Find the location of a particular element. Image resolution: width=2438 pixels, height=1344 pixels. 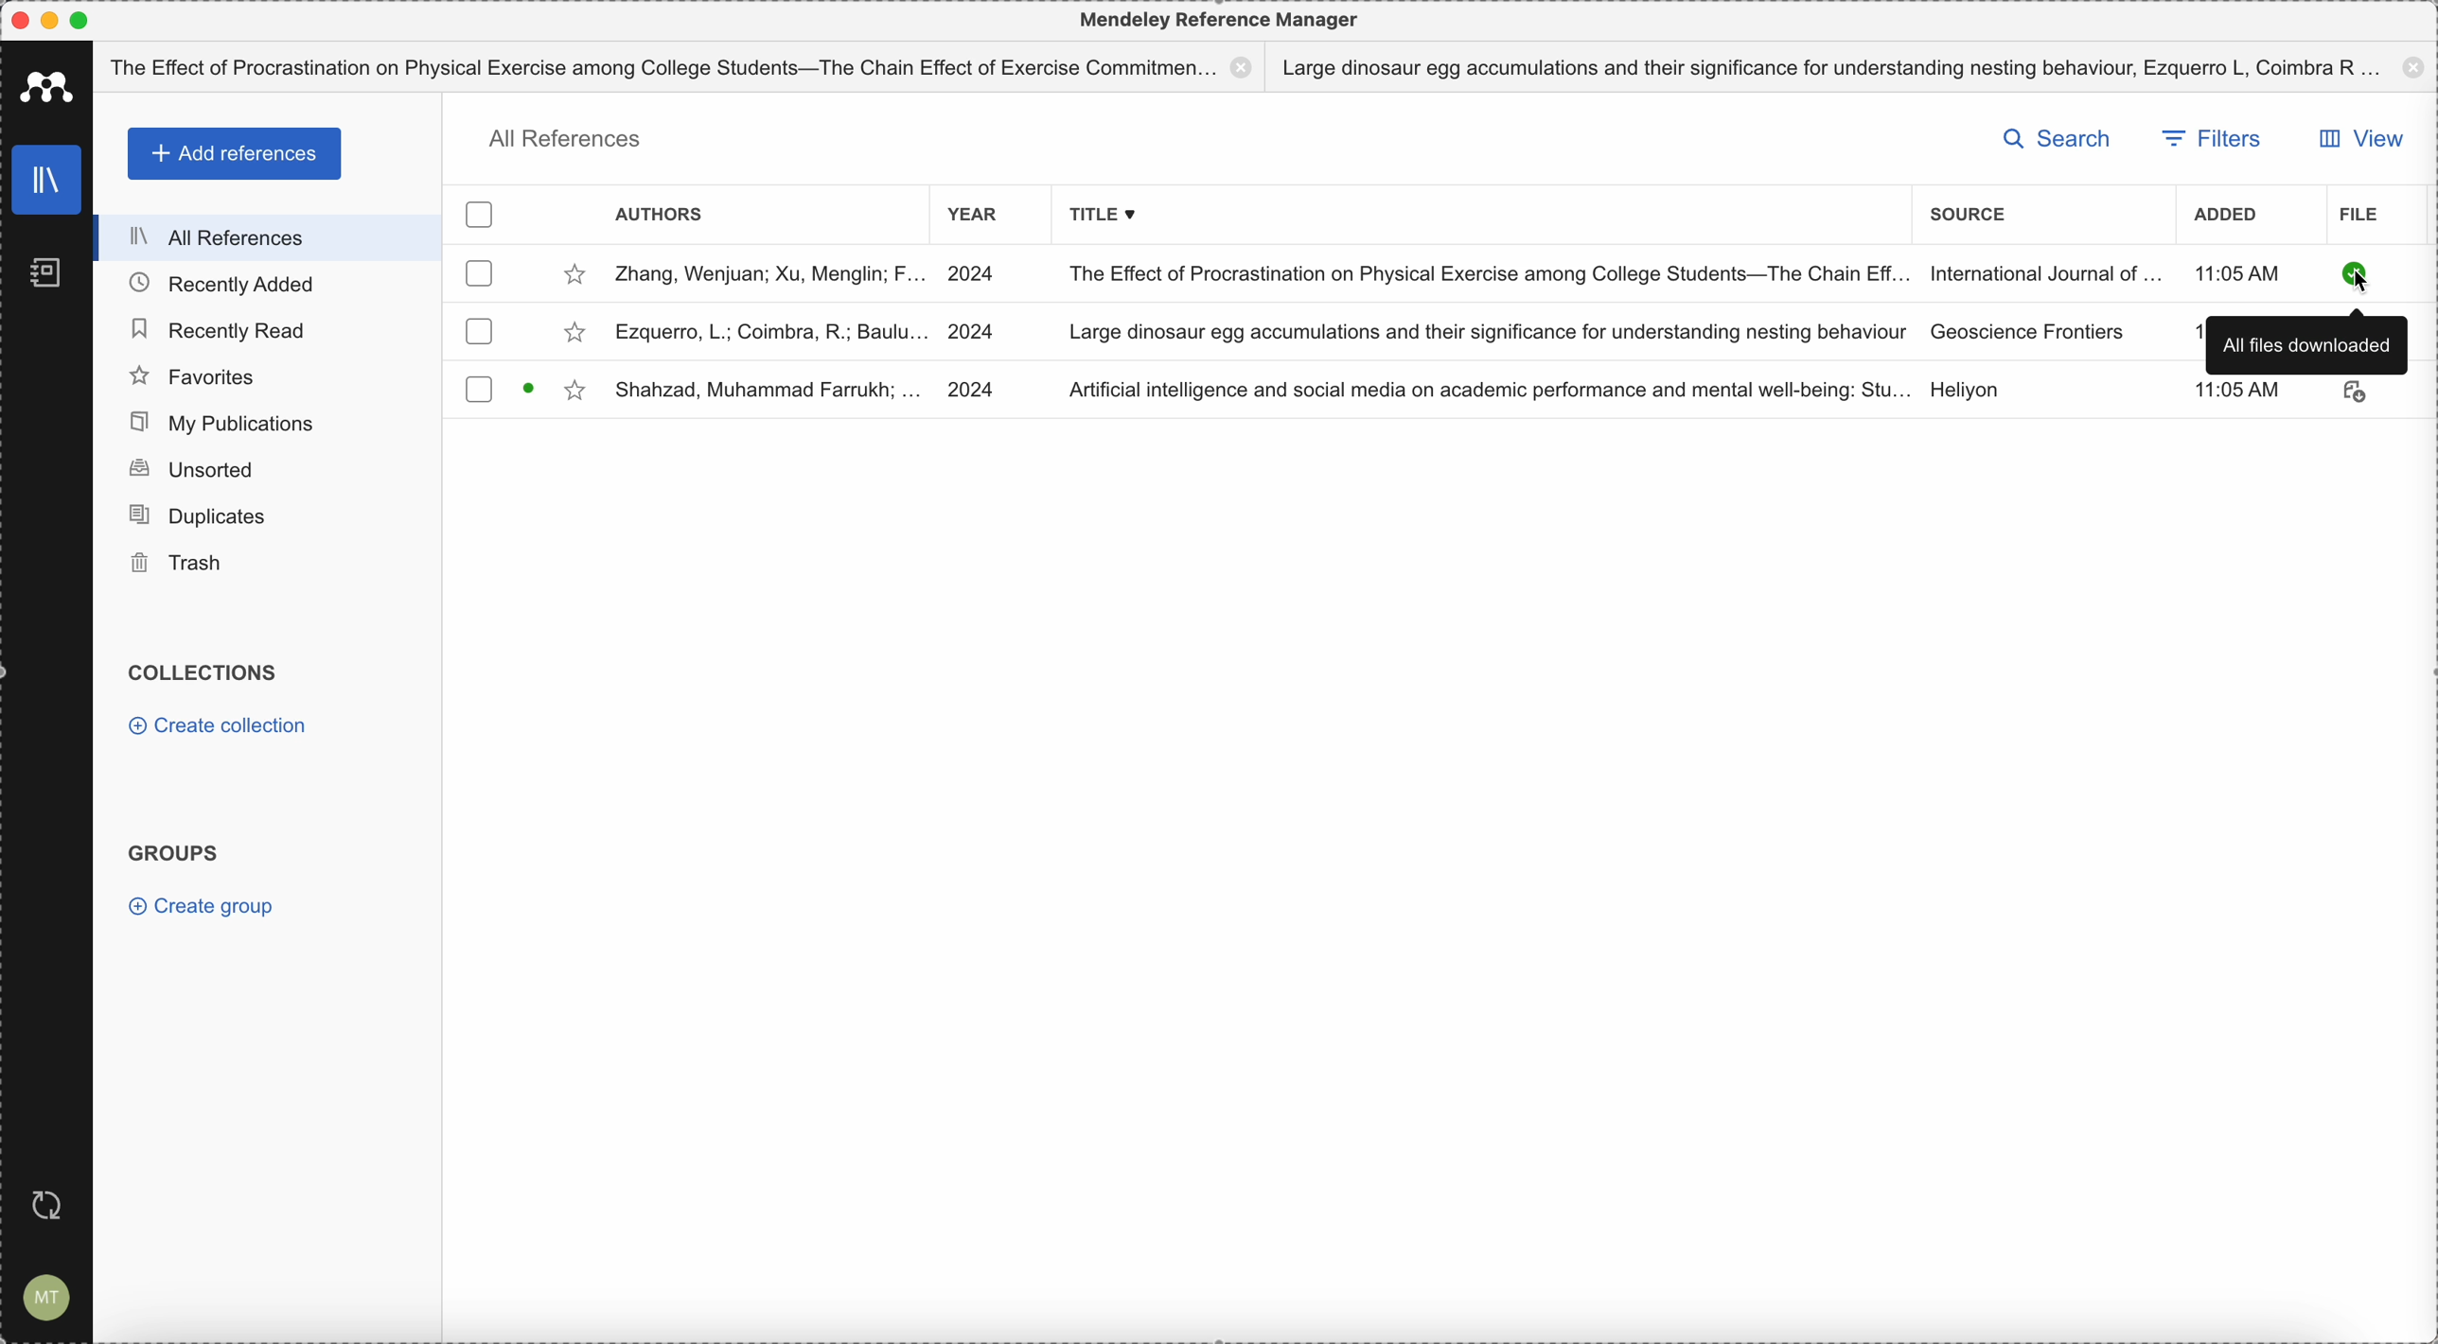

download file is located at coordinates (2351, 395).